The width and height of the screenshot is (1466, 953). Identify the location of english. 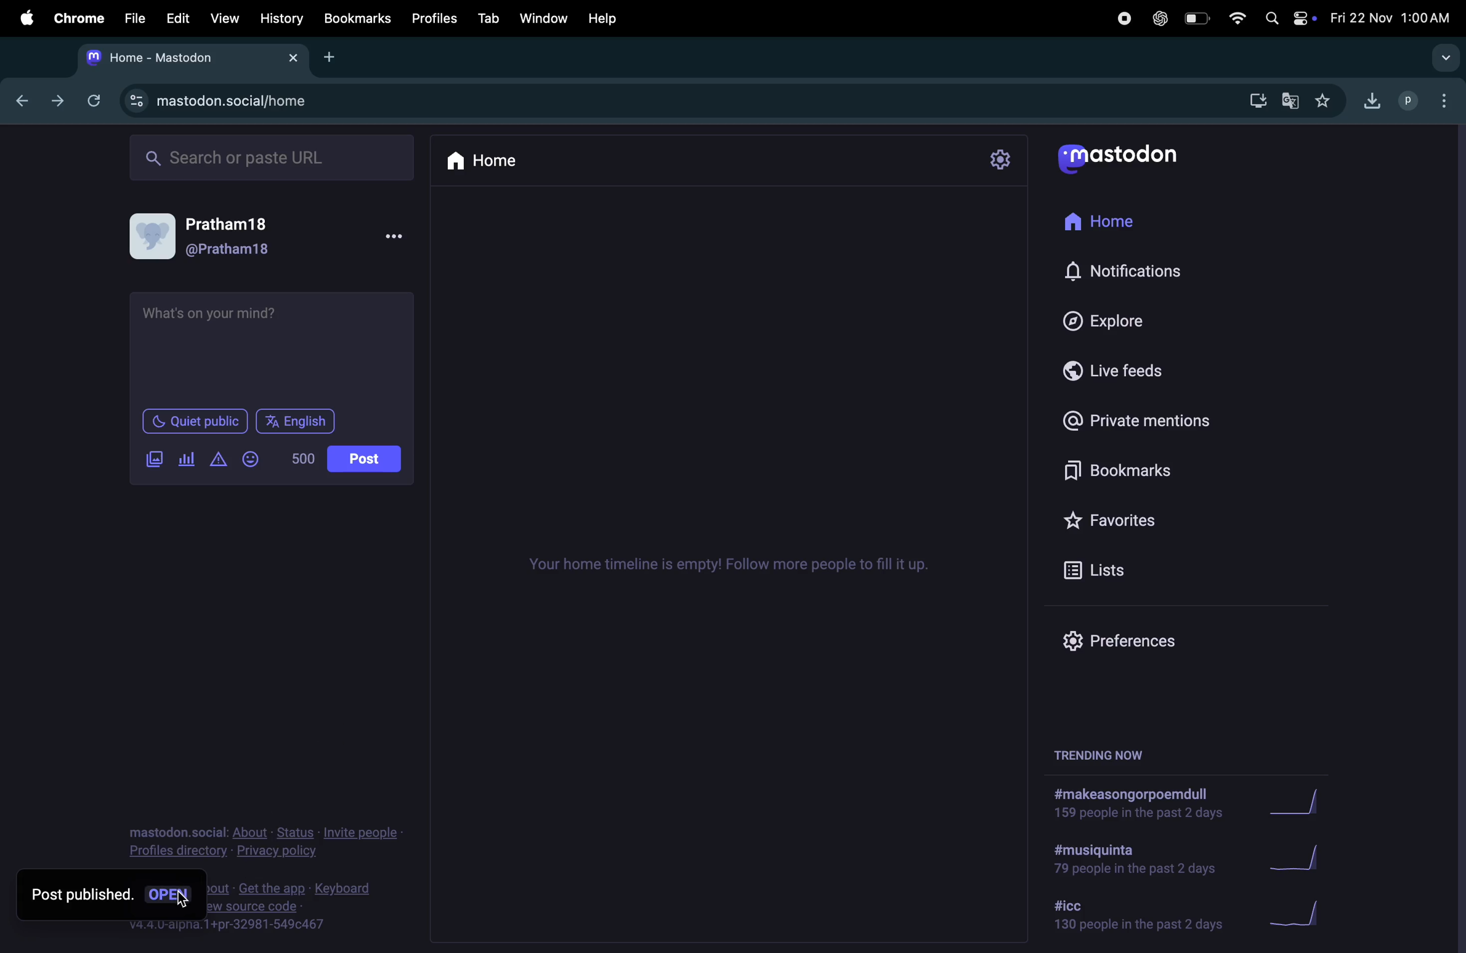
(297, 421).